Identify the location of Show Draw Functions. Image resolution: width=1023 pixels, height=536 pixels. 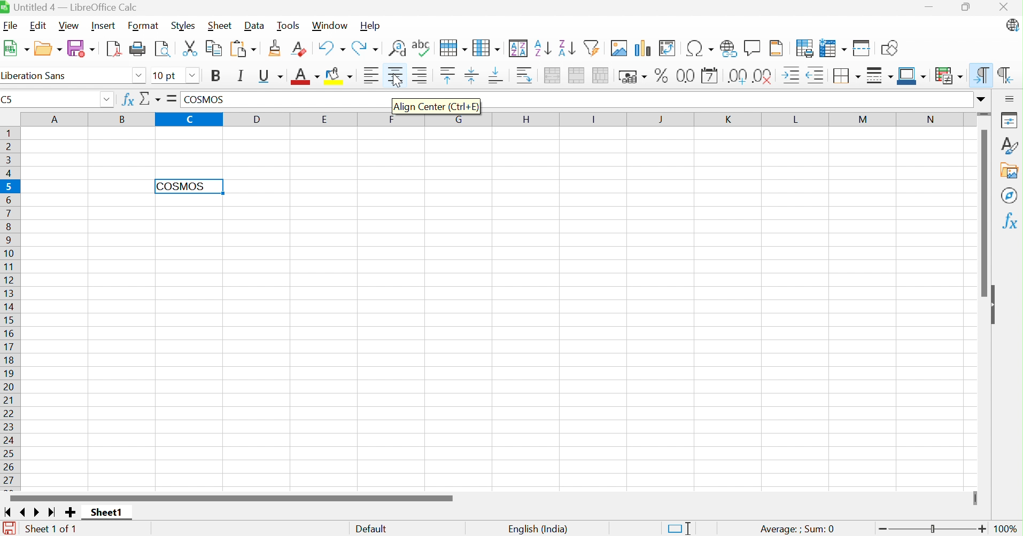
(890, 49).